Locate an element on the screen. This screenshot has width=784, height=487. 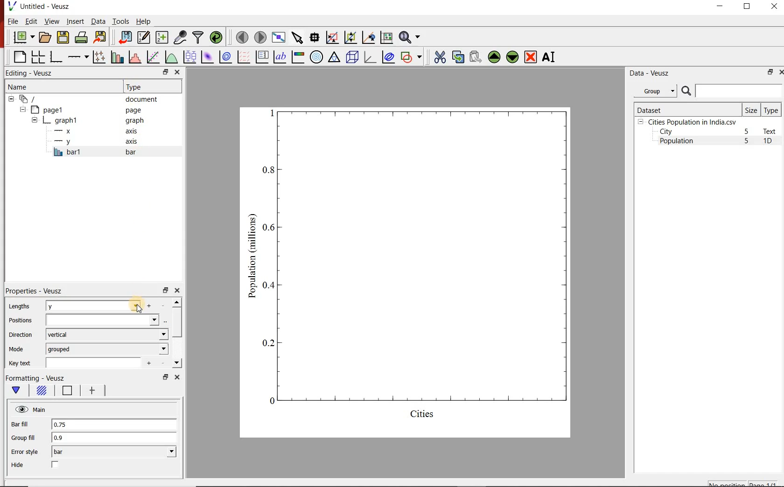
search dataset is located at coordinates (732, 91).